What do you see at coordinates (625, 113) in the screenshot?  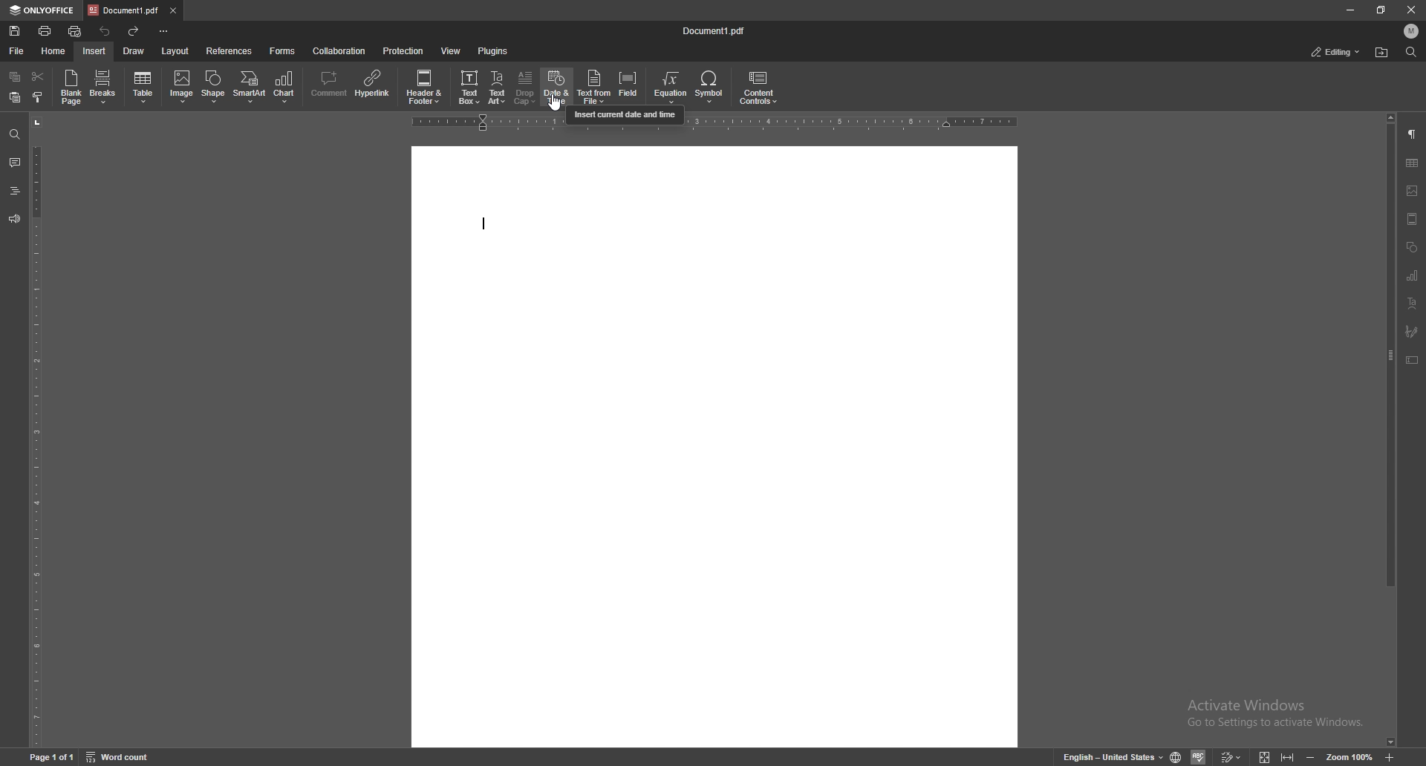 I see `cursor description` at bounding box center [625, 113].